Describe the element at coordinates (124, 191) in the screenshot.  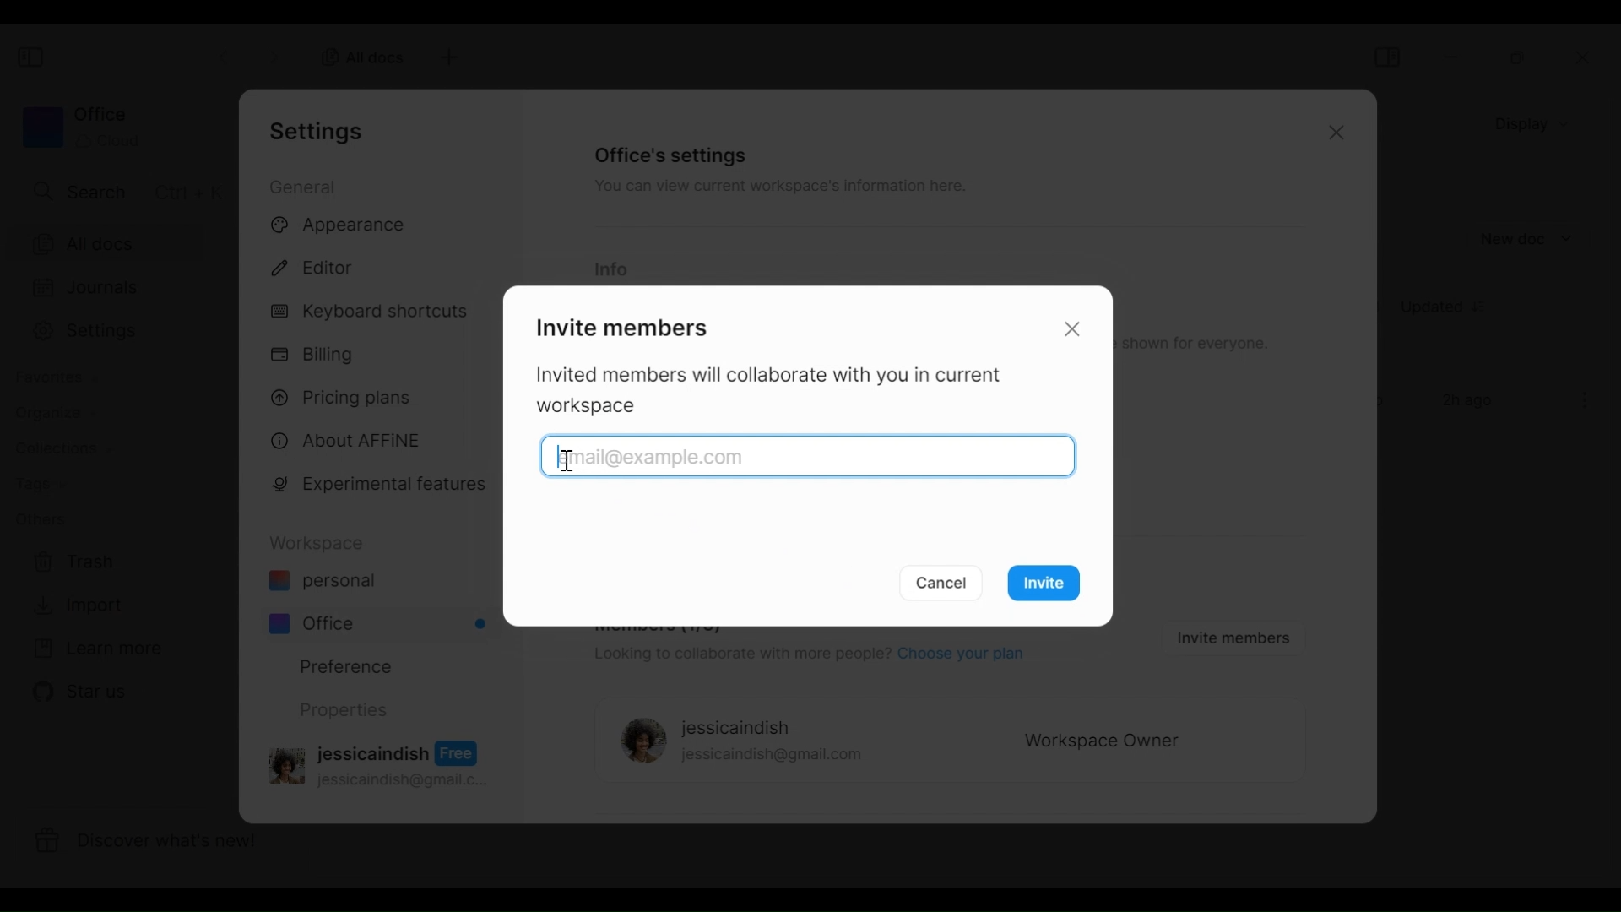
I see `Search` at that location.